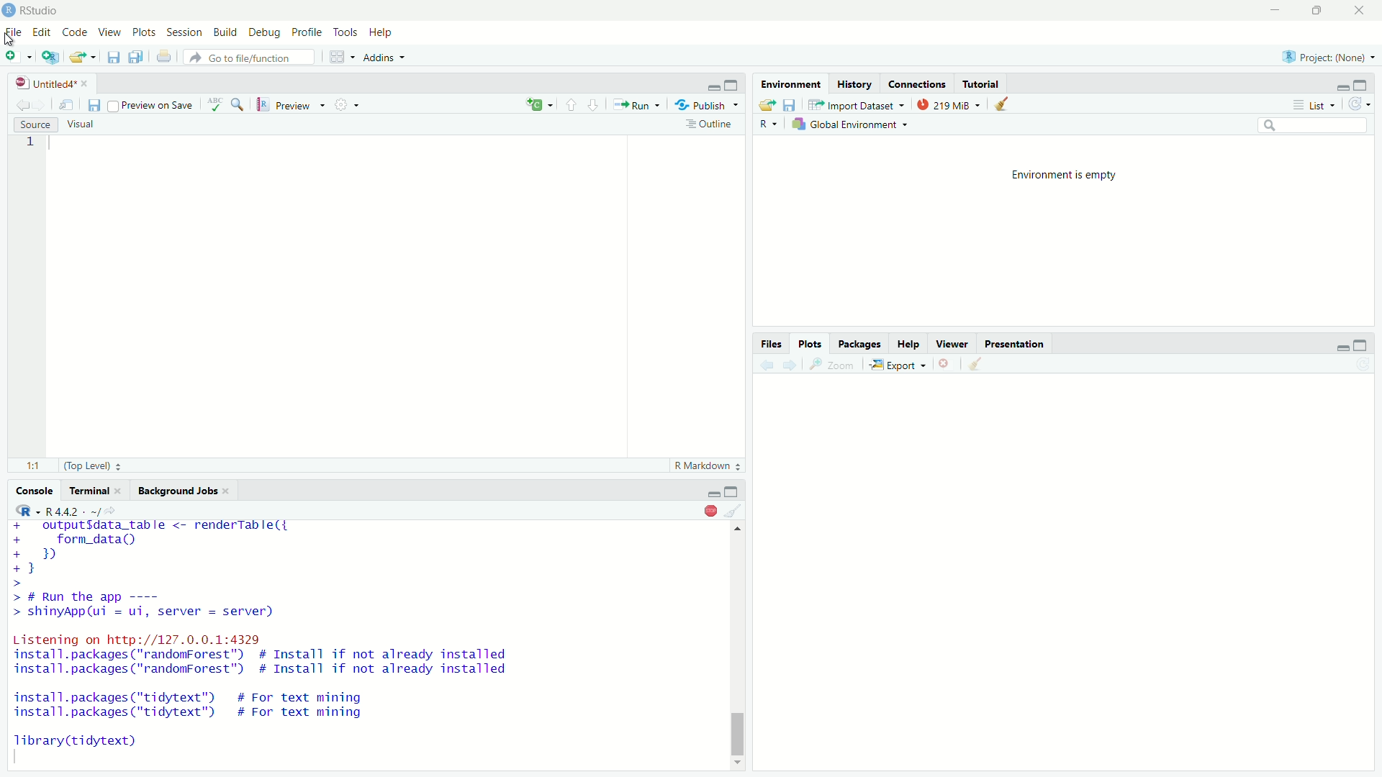 The height and width of the screenshot is (777, 1382). What do you see at coordinates (981, 364) in the screenshot?
I see `Clear all plots` at bounding box center [981, 364].